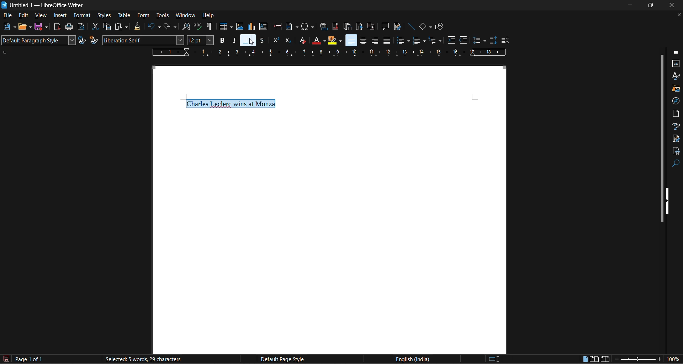 Image resolution: width=683 pixels, height=364 pixels. I want to click on insert, so click(60, 16).